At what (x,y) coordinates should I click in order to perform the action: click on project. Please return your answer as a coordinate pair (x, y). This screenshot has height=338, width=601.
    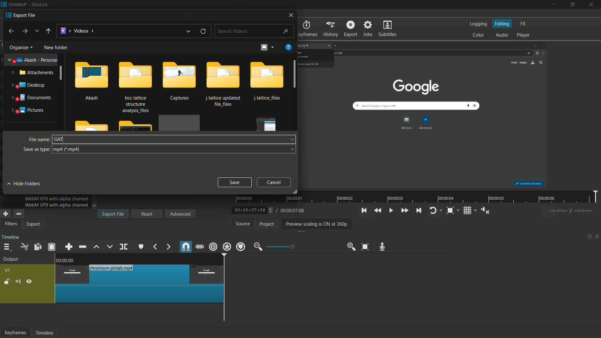
    Looking at the image, I should click on (267, 224).